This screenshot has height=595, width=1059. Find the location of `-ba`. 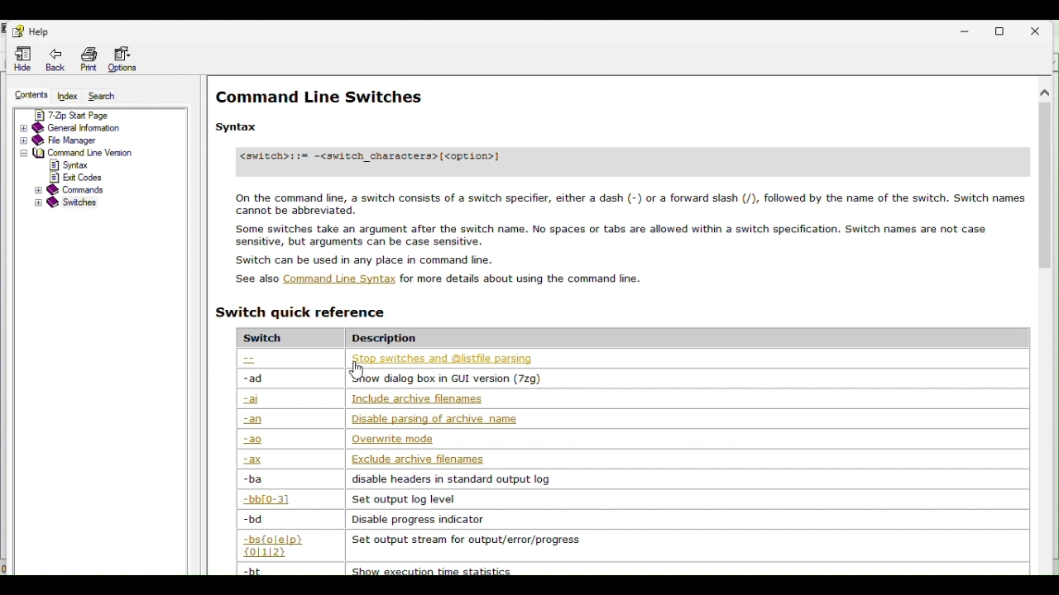

-ba is located at coordinates (257, 477).